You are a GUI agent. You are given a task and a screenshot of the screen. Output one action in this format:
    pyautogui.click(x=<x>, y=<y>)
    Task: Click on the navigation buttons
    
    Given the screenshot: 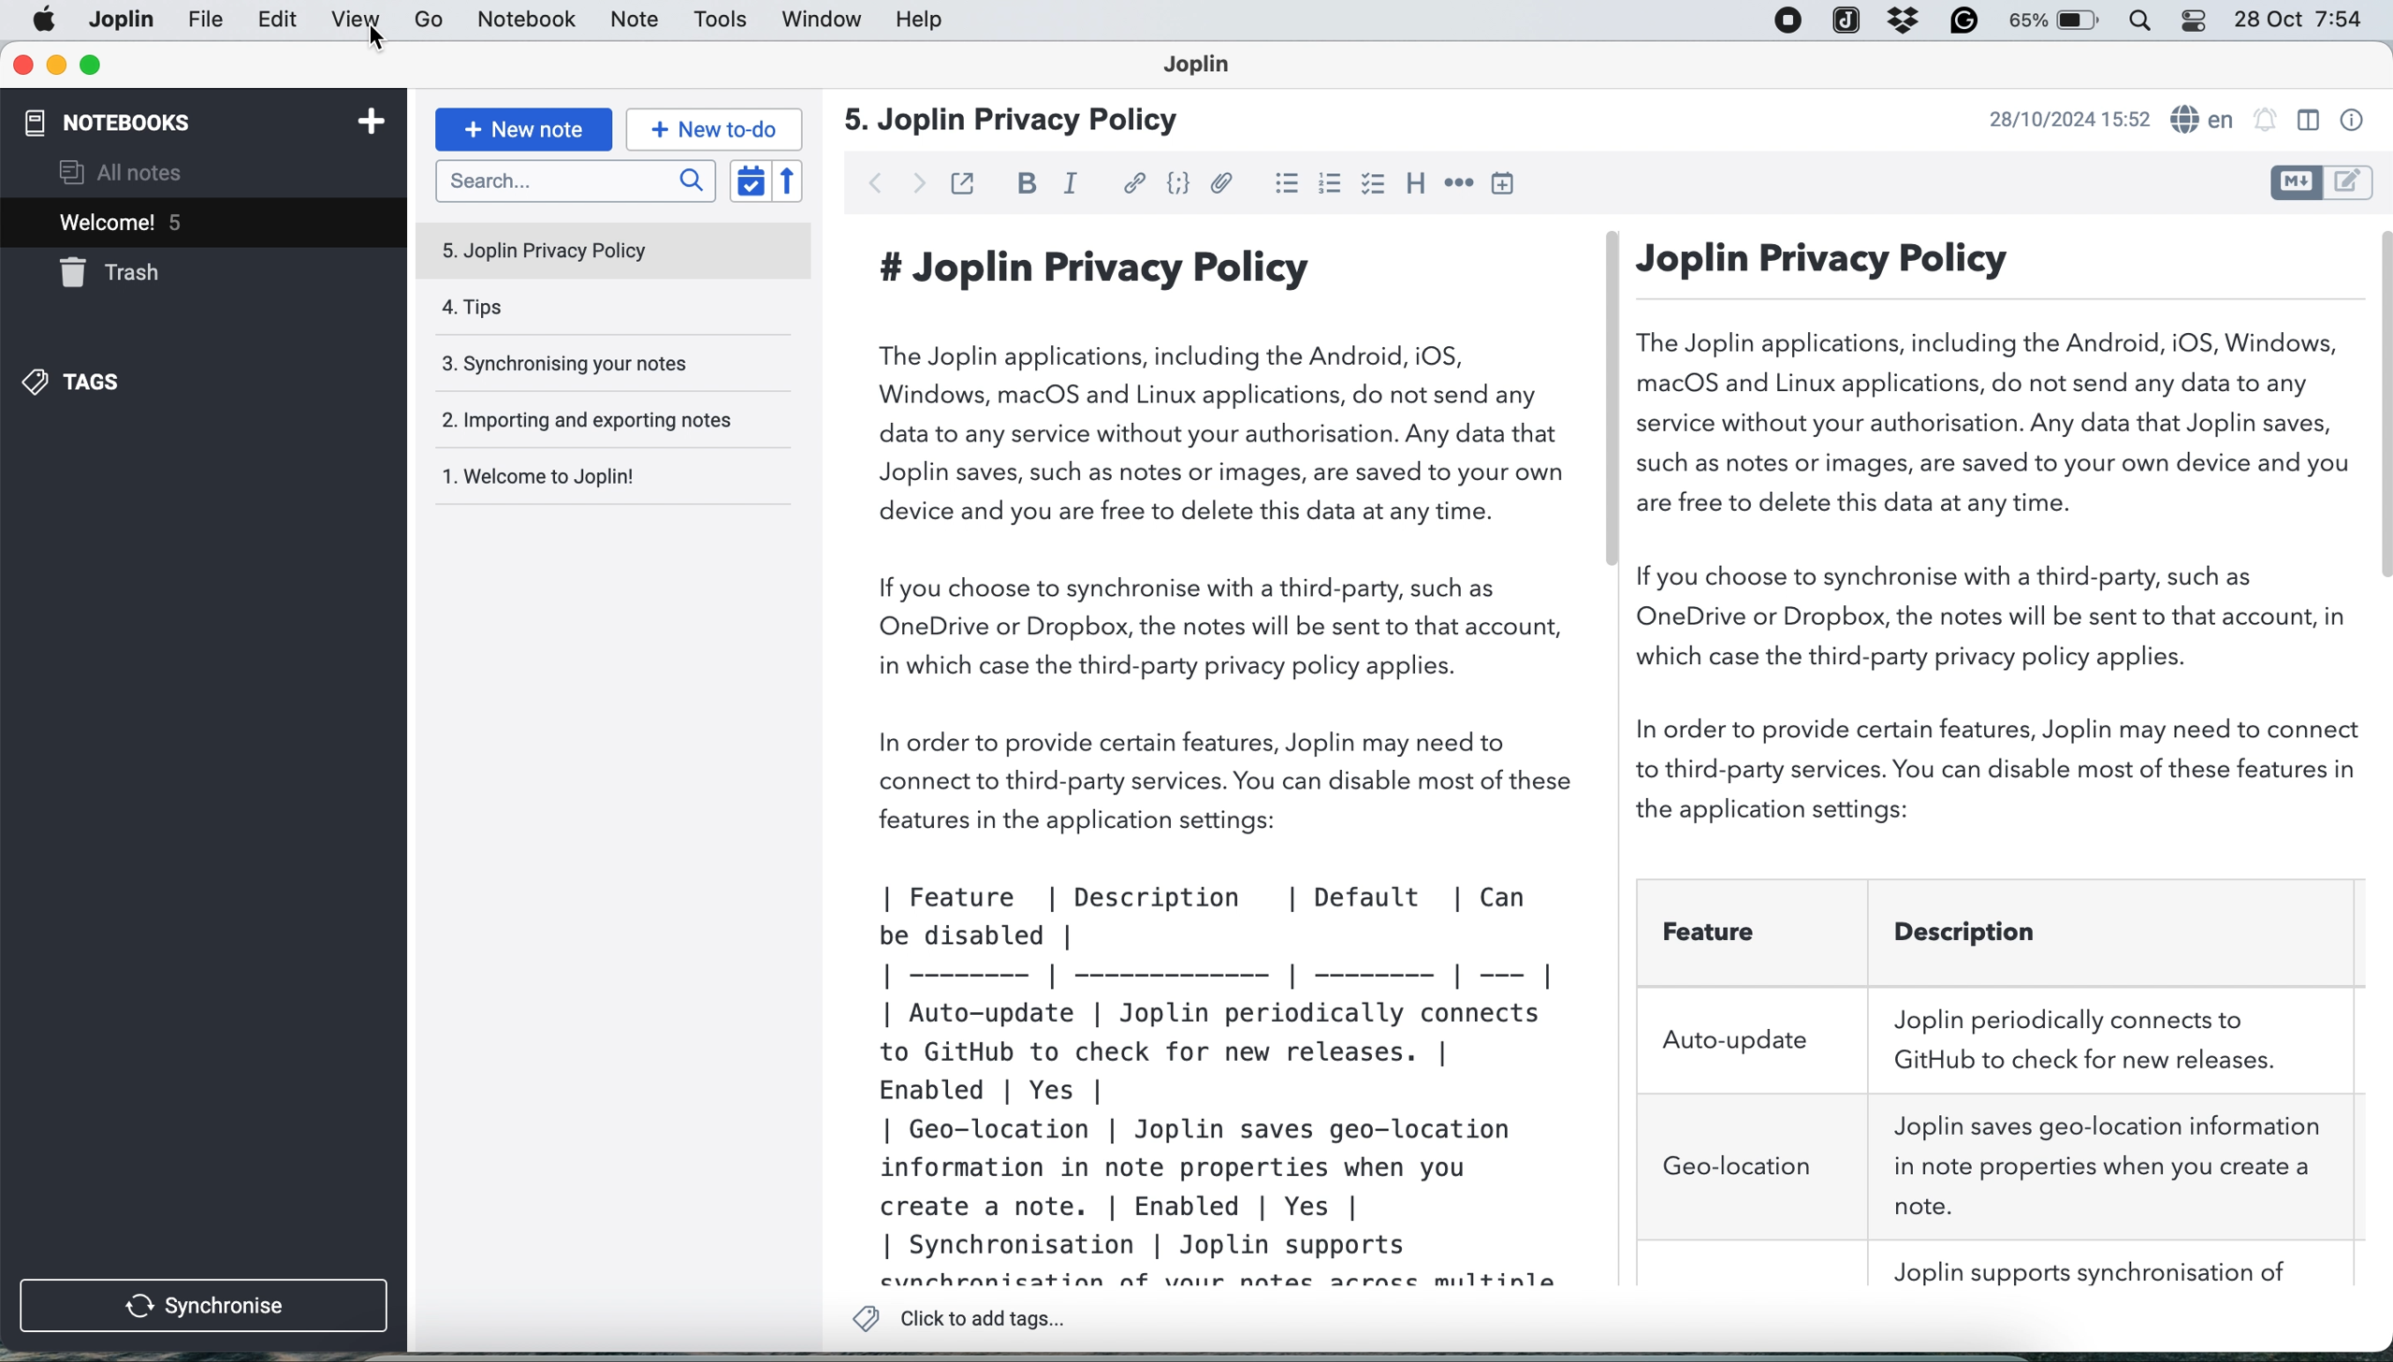 What is the action you would take?
    pyautogui.click(x=897, y=181)
    